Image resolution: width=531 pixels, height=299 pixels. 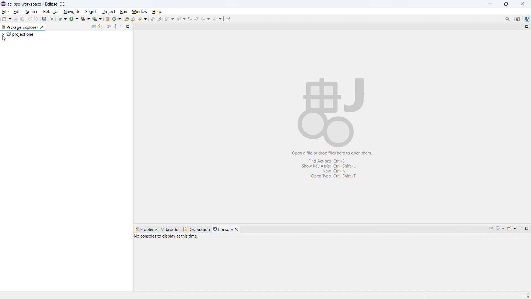 What do you see at coordinates (73, 11) in the screenshot?
I see `navigate` at bounding box center [73, 11].